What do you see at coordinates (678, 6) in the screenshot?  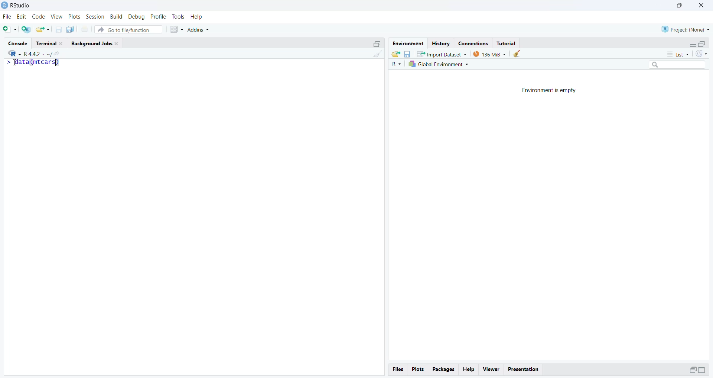 I see `Maximize` at bounding box center [678, 6].